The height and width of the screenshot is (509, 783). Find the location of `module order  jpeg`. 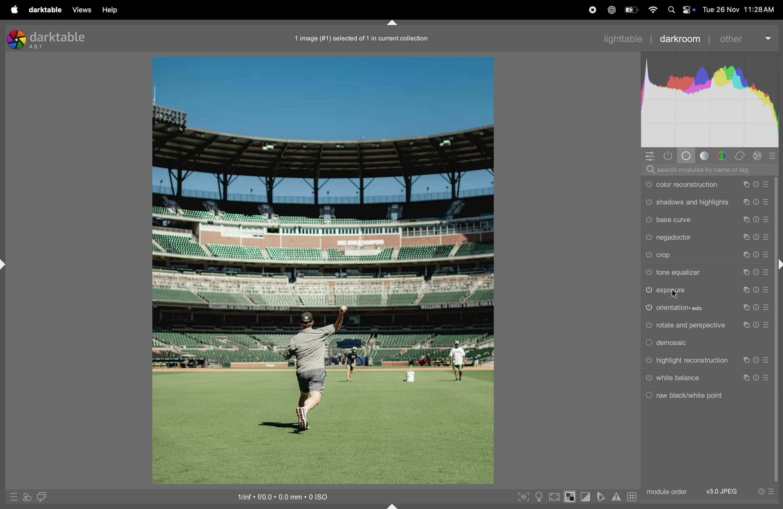

module order  jpeg is located at coordinates (696, 492).